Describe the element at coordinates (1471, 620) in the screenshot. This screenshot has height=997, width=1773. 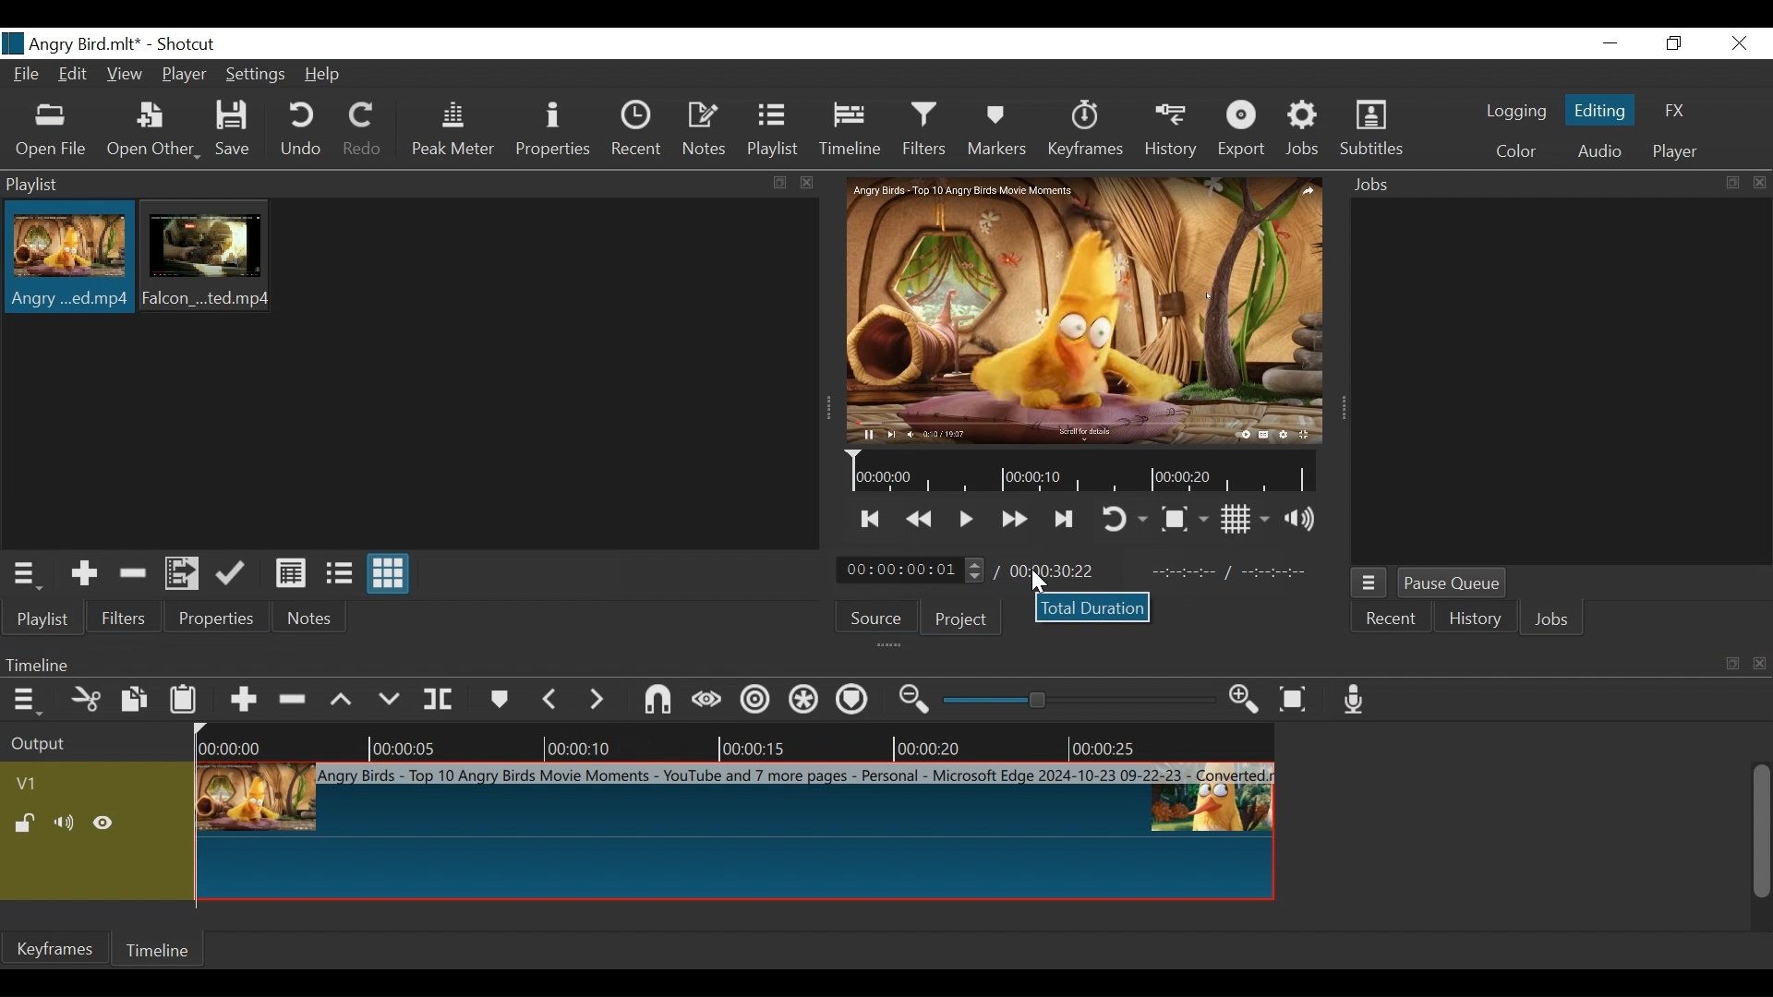
I see `History` at that location.